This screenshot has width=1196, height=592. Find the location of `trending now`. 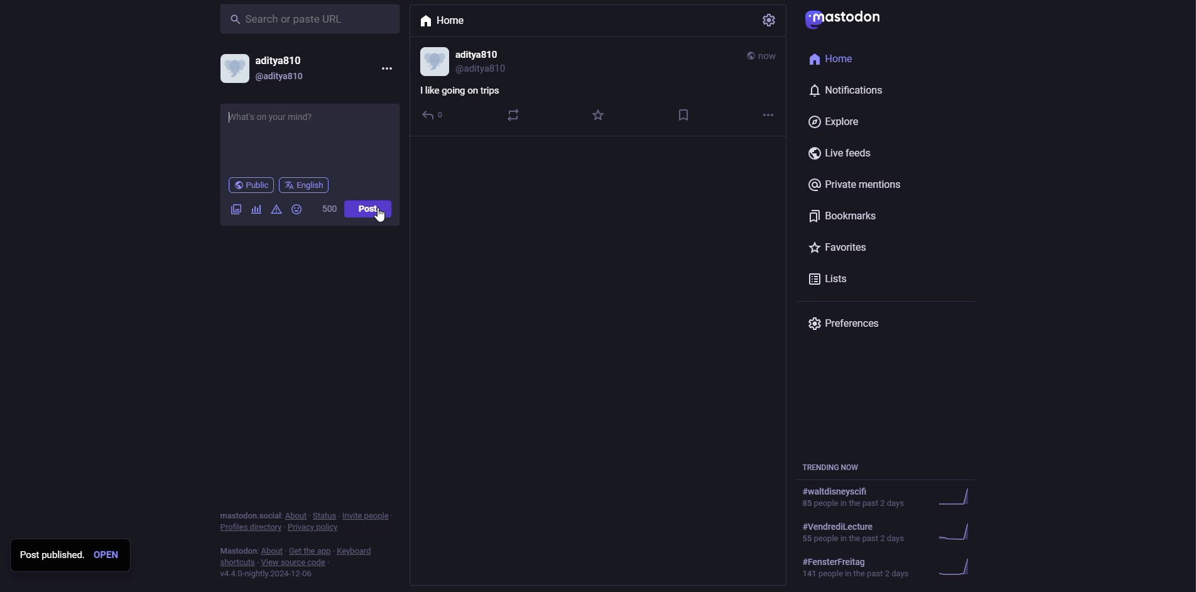

trending now is located at coordinates (896, 498).